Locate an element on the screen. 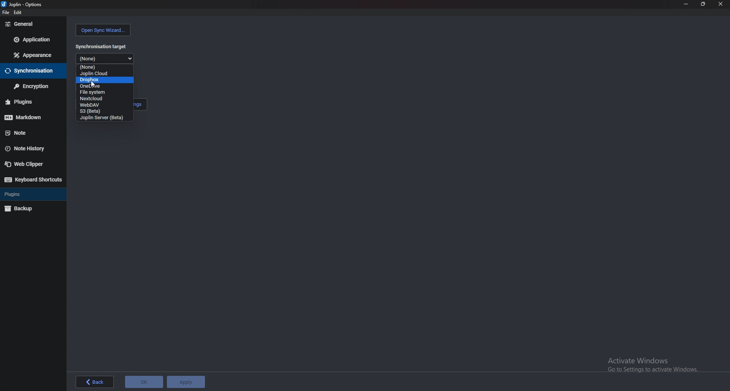 The width and height of the screenshot is (730, 391). note history is located at coordinates (27, 149).